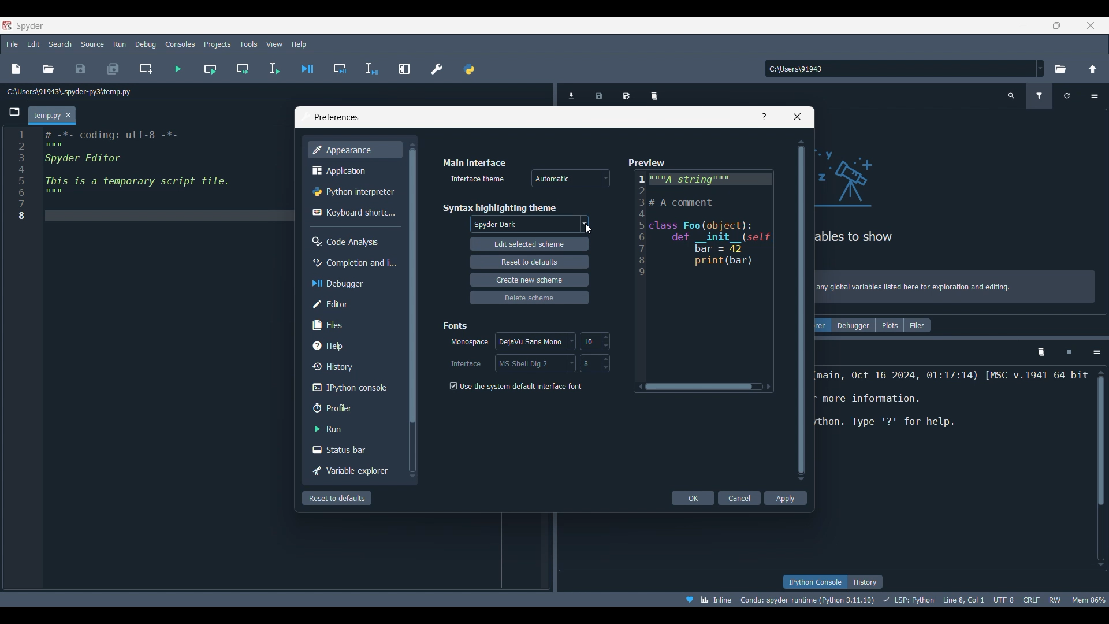  Describe the element at coordinates (499, 207) in the screenshot. I see `Section title` at that location.